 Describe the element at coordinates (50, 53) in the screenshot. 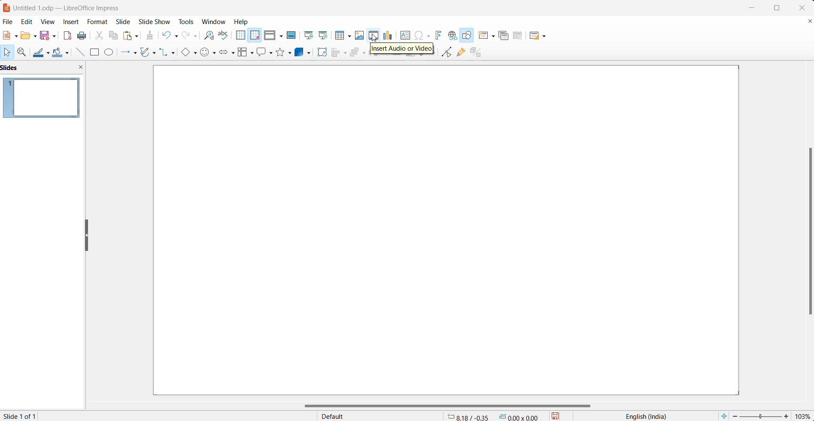

I see `line color options dropdown button` at that location.